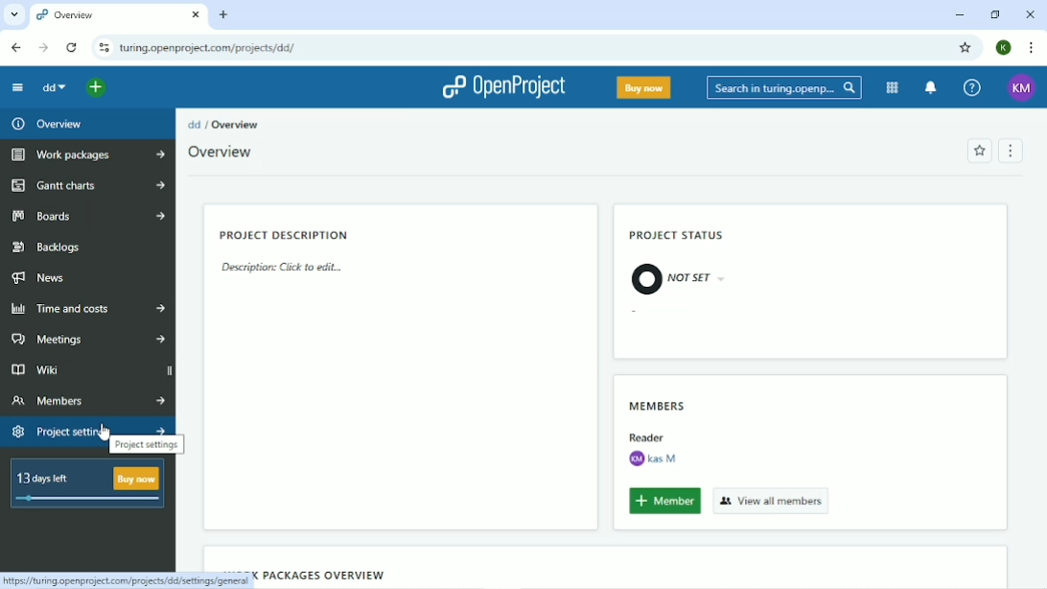 Image resolution: width=1047 pixels, height=589 pixels. Describe the element at coordinates (87, 401) in the screenshot. I see `Members` at that location.